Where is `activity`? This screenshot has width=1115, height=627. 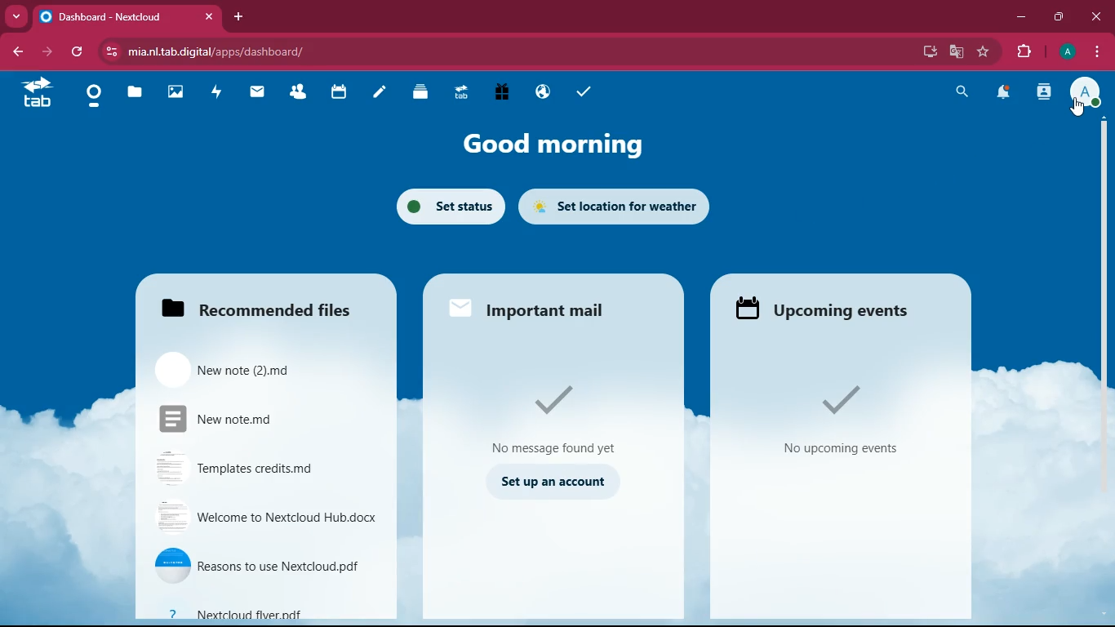 activity is located at coordinates (1046, 91).